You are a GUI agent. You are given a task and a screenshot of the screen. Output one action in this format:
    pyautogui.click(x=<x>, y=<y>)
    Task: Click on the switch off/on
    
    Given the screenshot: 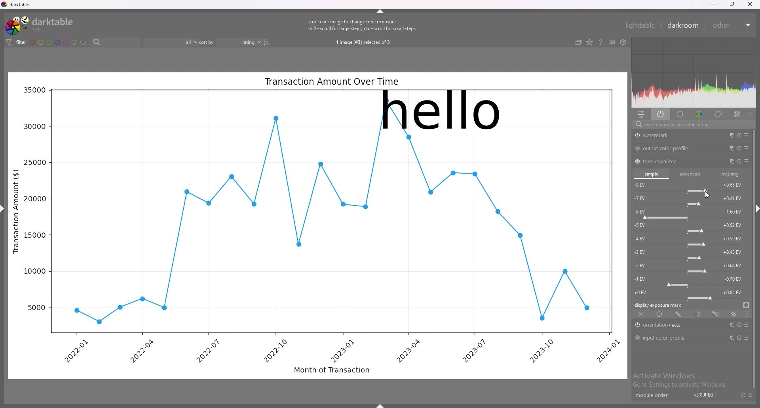 What is the action you would take?
    pyautogui.click(x=637, y=325)
    